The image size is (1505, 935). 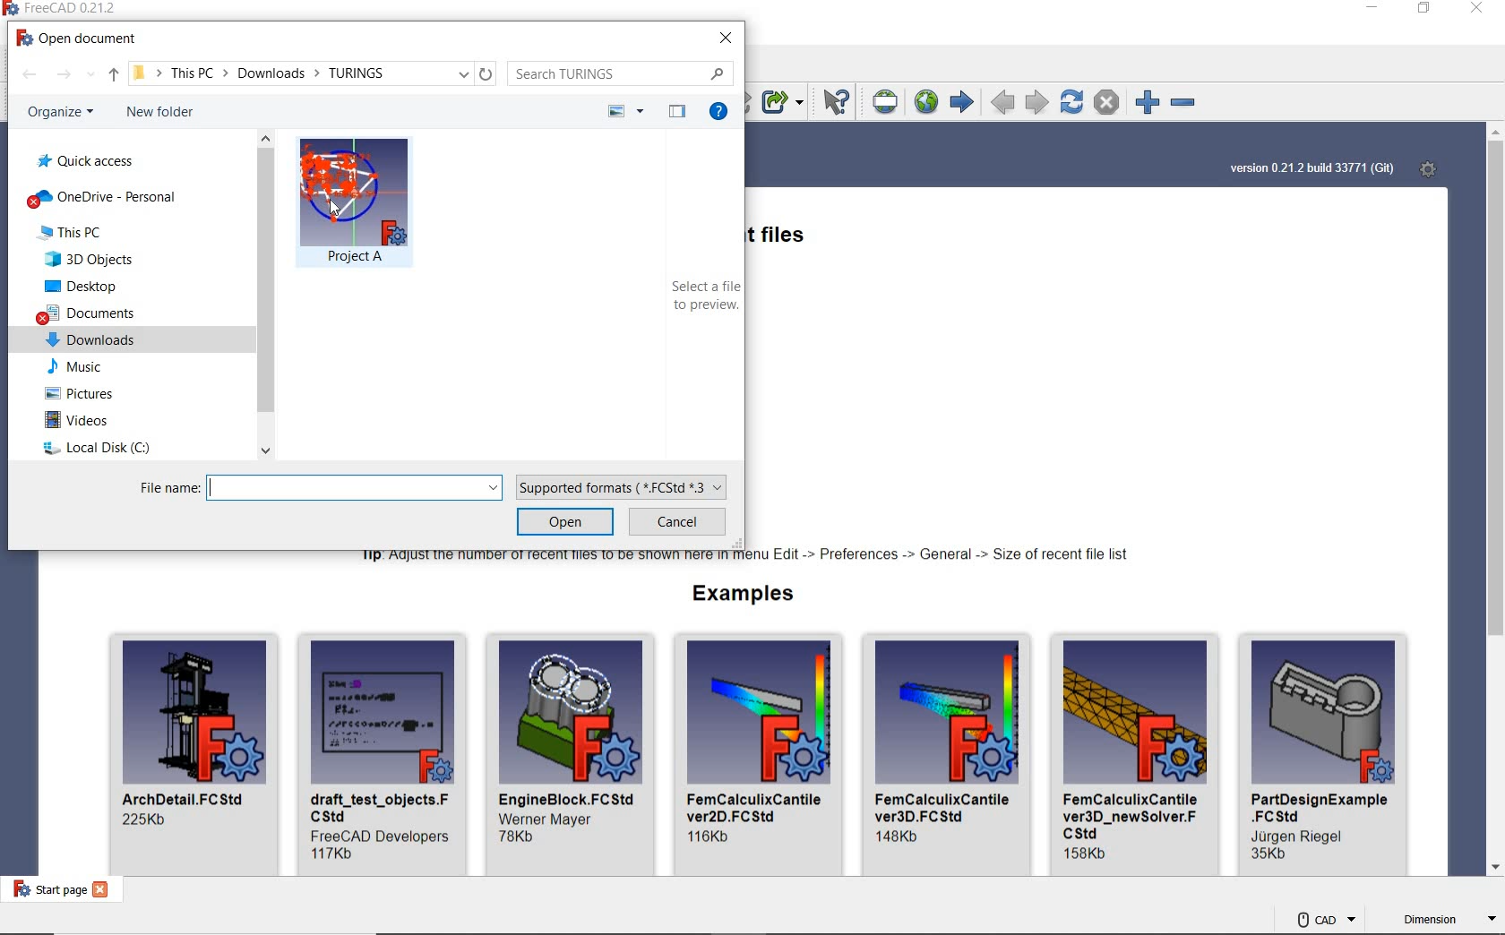 I want to click on ZOOM IN, so click(x=1142, y=101).